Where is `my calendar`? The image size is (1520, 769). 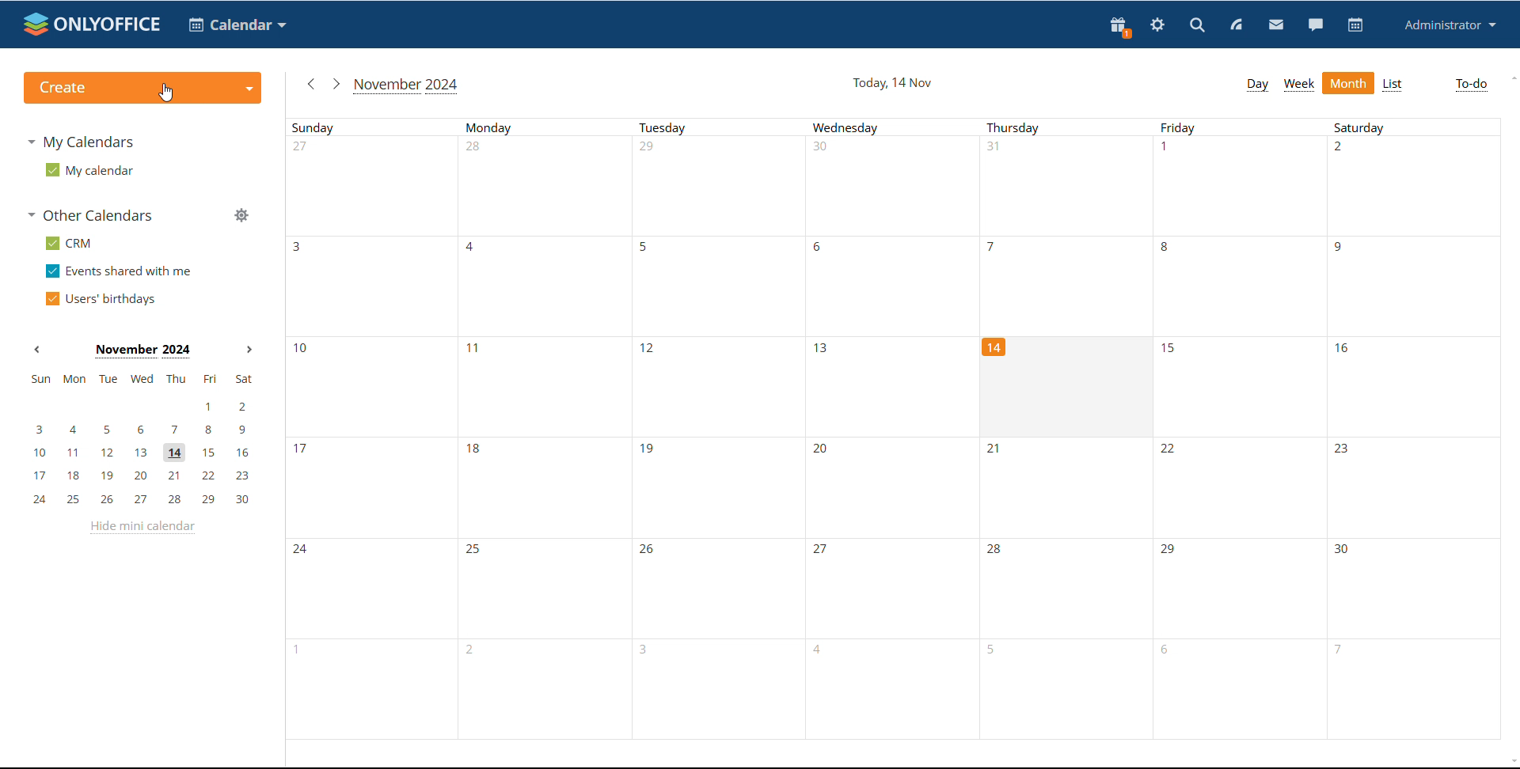 my calendar is located at coordinates (88, 170).